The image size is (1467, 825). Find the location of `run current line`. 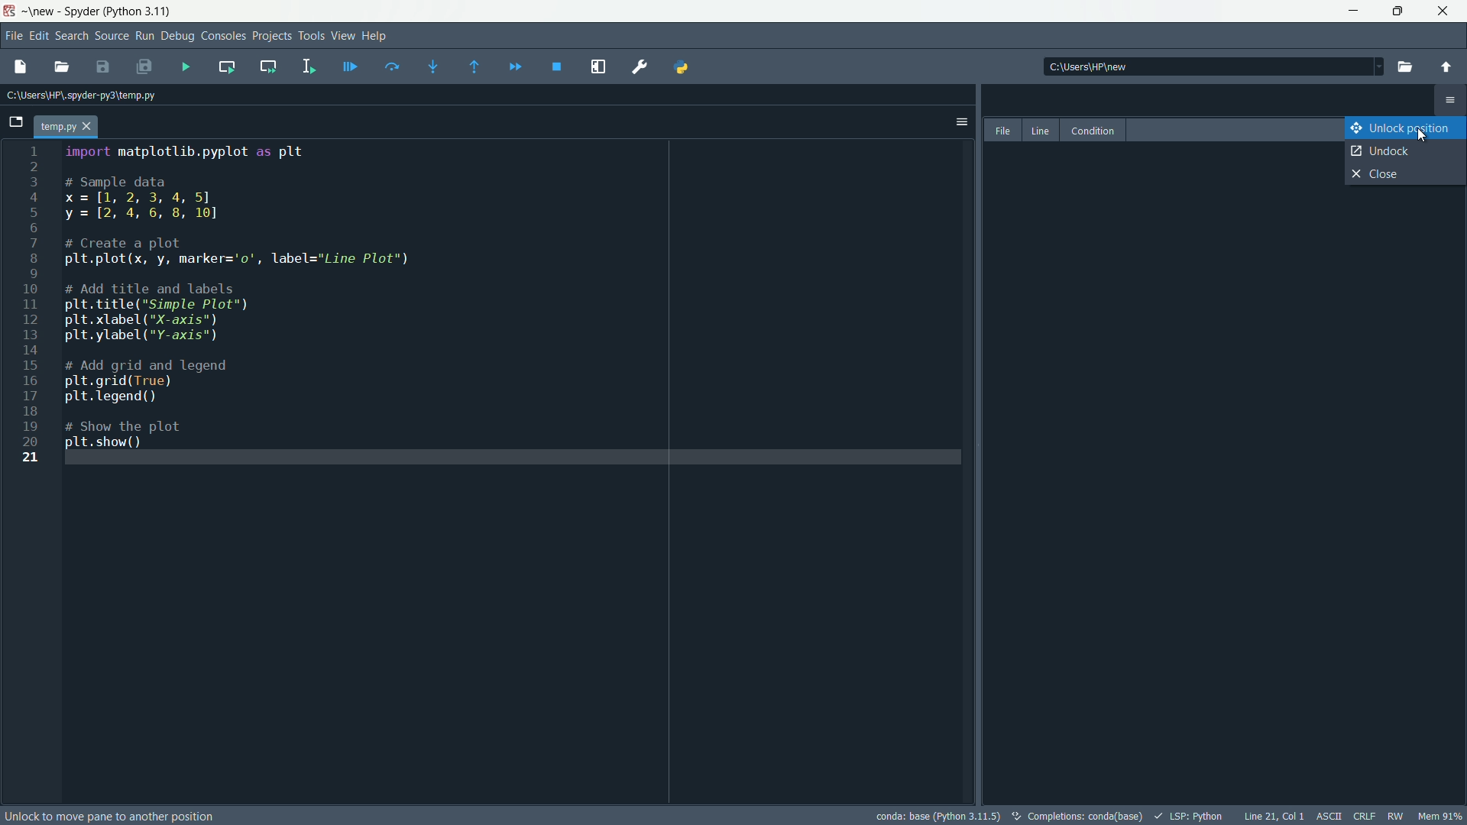

run current line is located at coordinates (389, 66).